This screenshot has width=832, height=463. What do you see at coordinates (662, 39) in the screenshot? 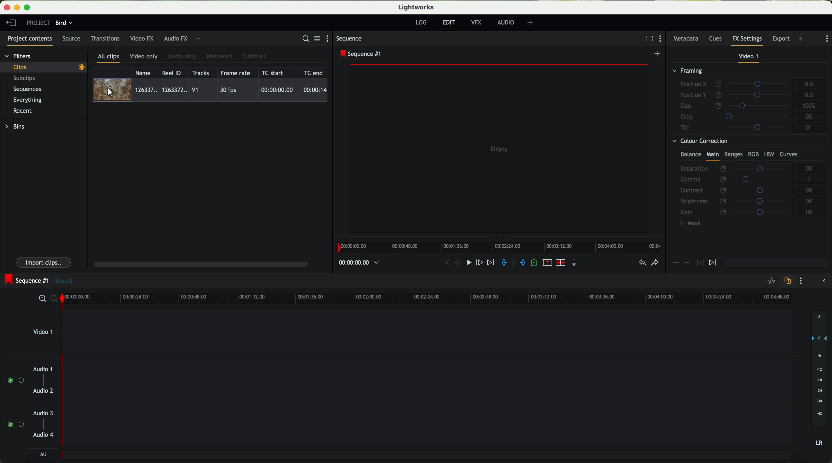
I see `show settings menu` at bounding box center [662, 39].